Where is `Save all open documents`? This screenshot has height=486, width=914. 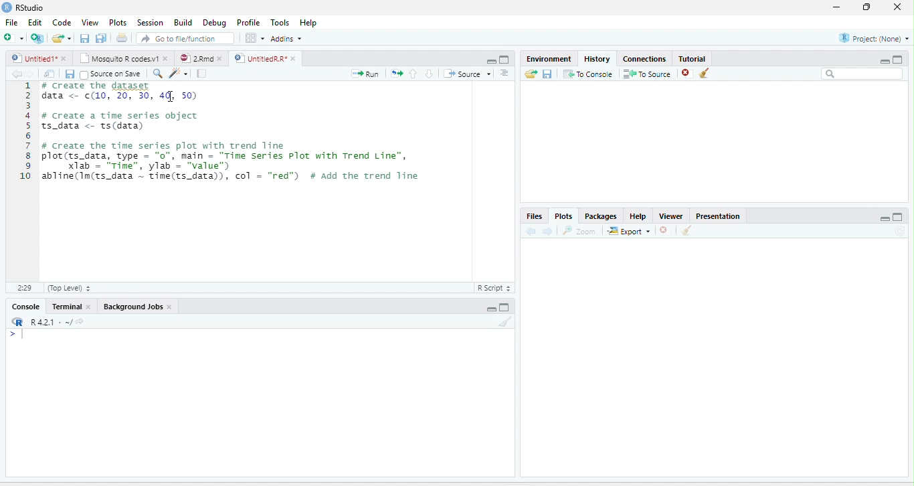
Save all open documents is located at coordinates (101, 37).